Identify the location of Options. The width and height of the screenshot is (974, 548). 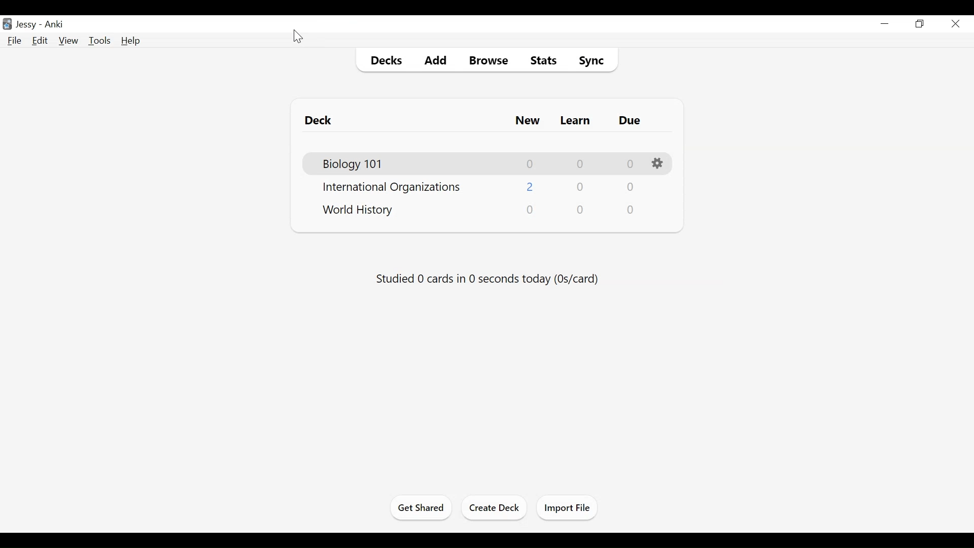
(658, 164).